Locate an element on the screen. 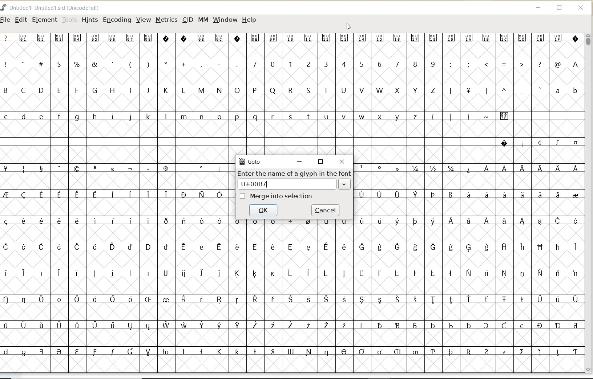 The height and width of the screenshot is (379, 593). FONT NAME is located at coordinates (57, 8).